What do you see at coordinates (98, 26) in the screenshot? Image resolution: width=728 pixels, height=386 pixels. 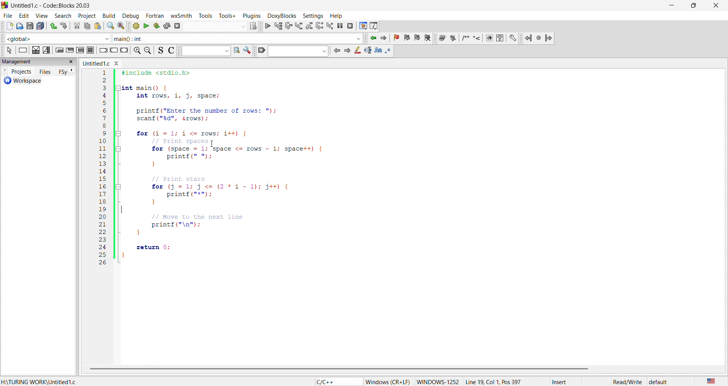 I see `paste` at bounding box center [98, 26].